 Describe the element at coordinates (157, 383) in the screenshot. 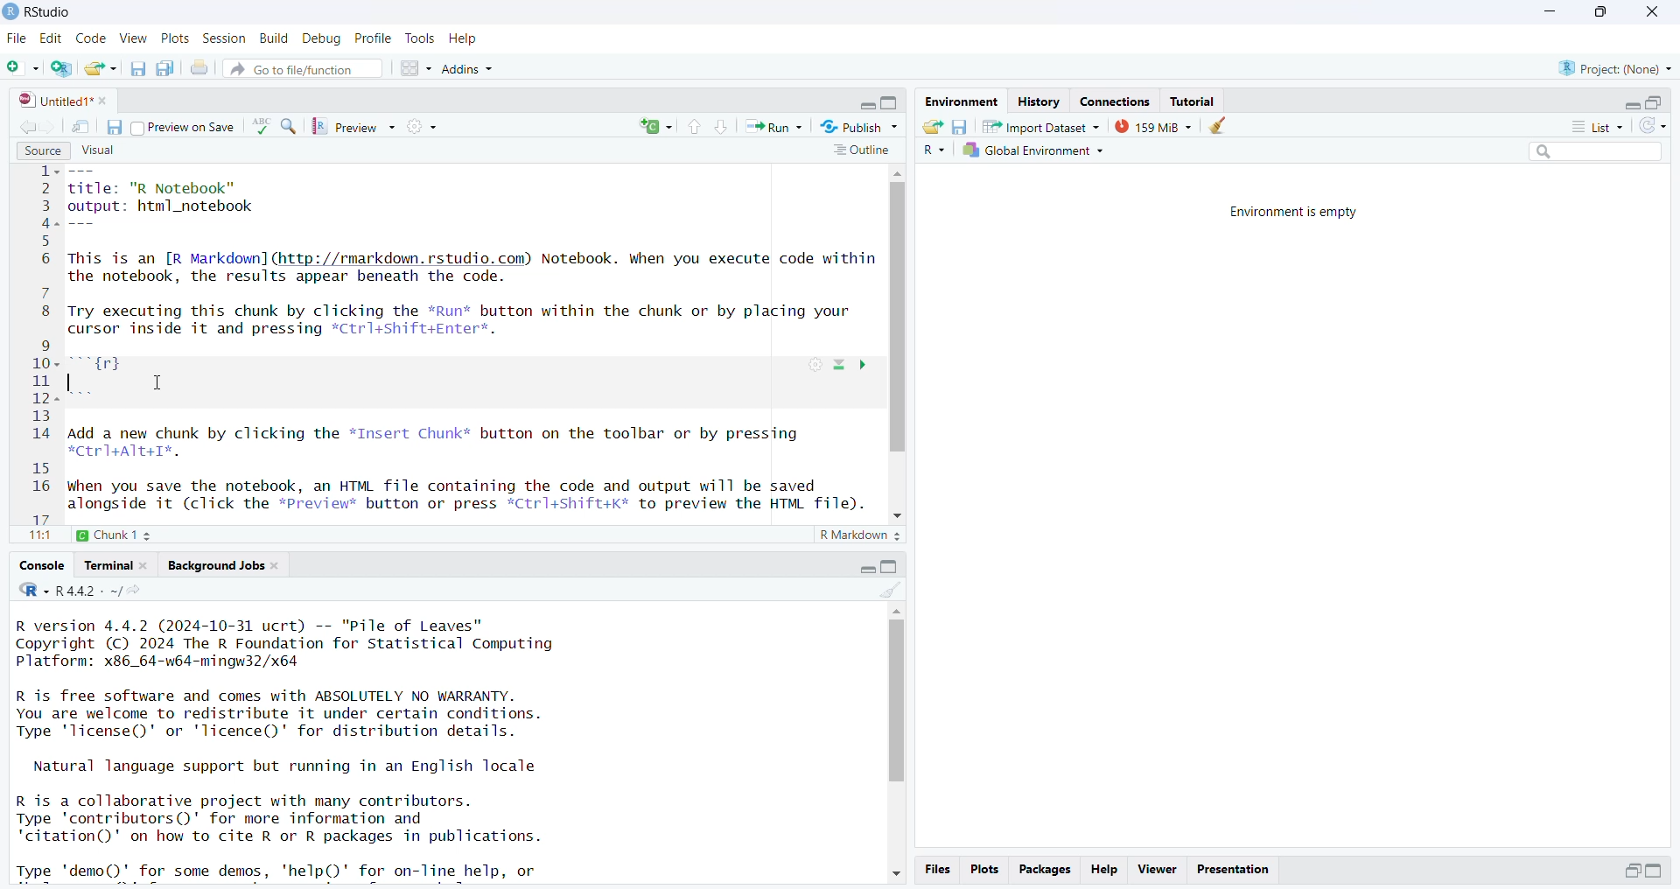

I see `cursor` at that location.